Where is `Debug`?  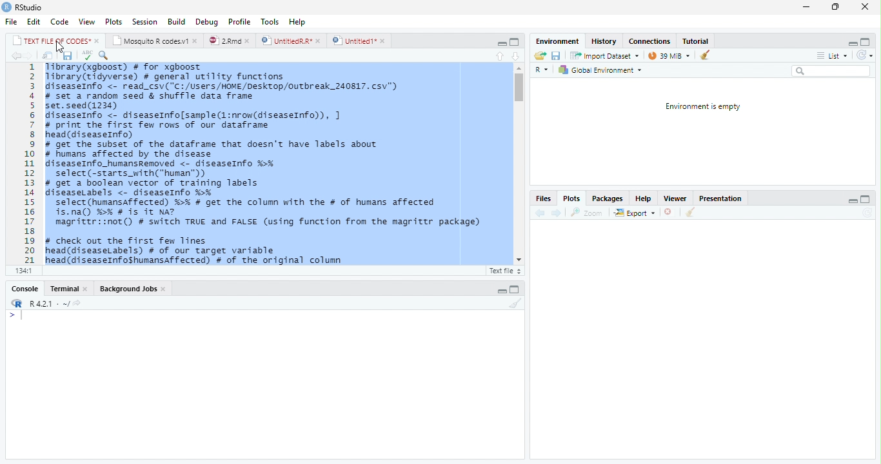
Debug is located at coordinates (206, 23).